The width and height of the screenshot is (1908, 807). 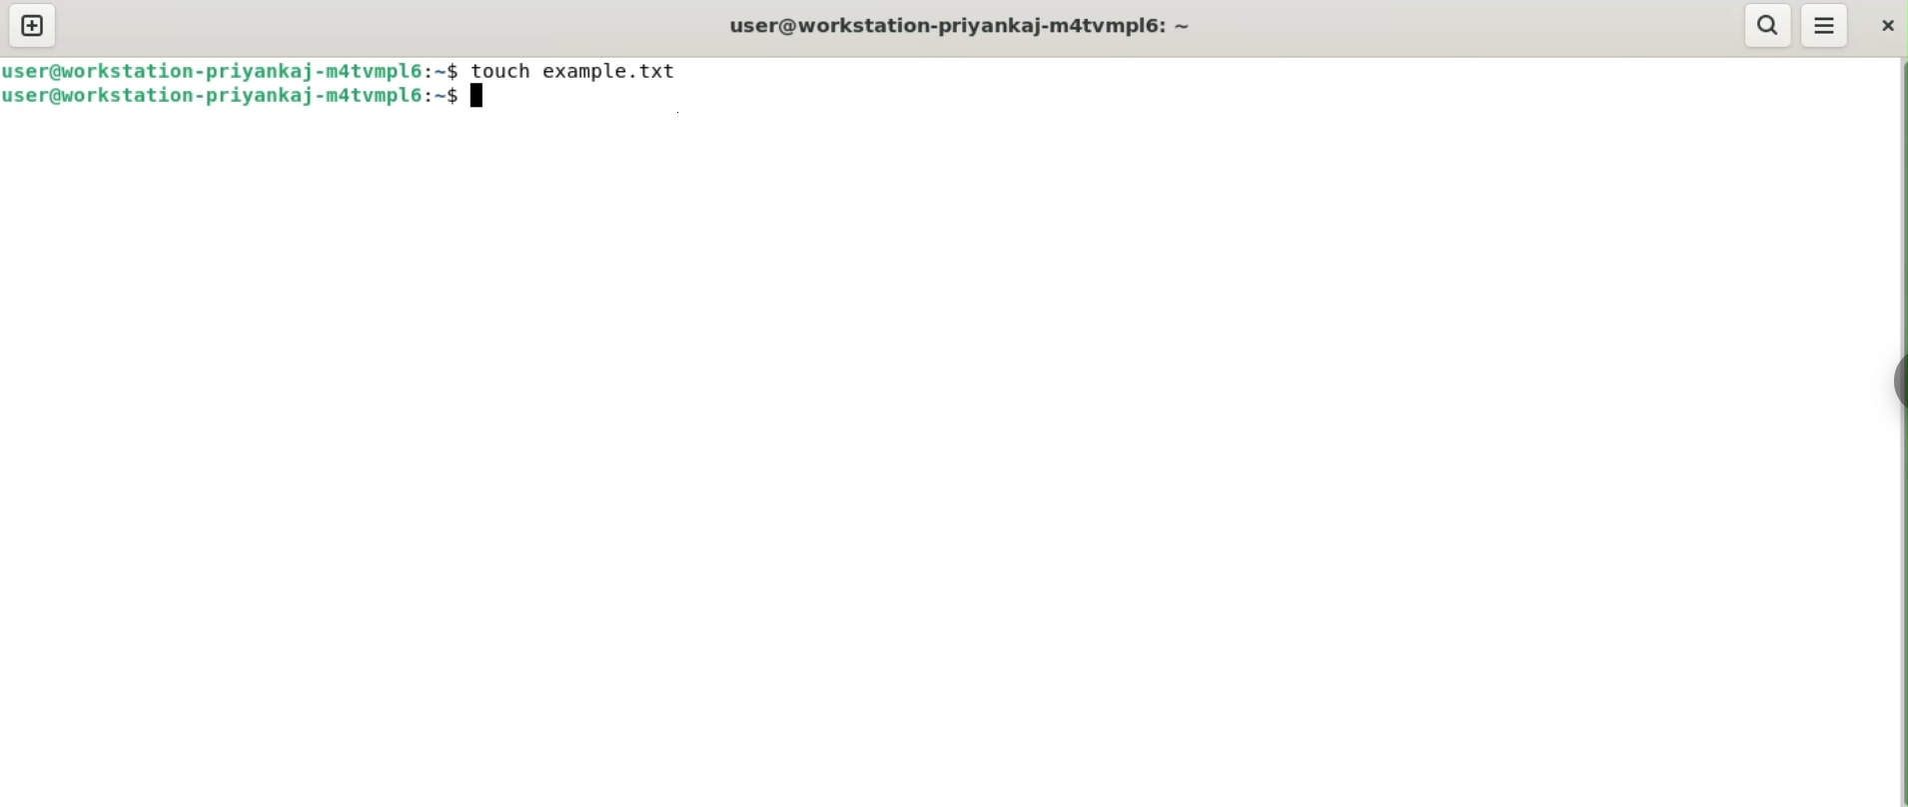 I want to click on sidebar, so click(x=1893, y=382).